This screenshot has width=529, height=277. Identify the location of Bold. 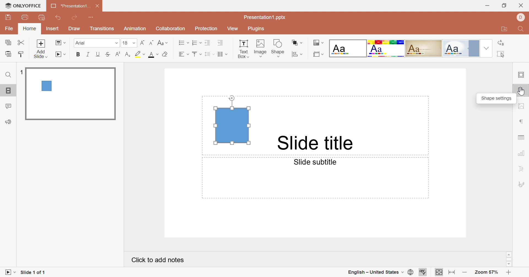
(79, 55).